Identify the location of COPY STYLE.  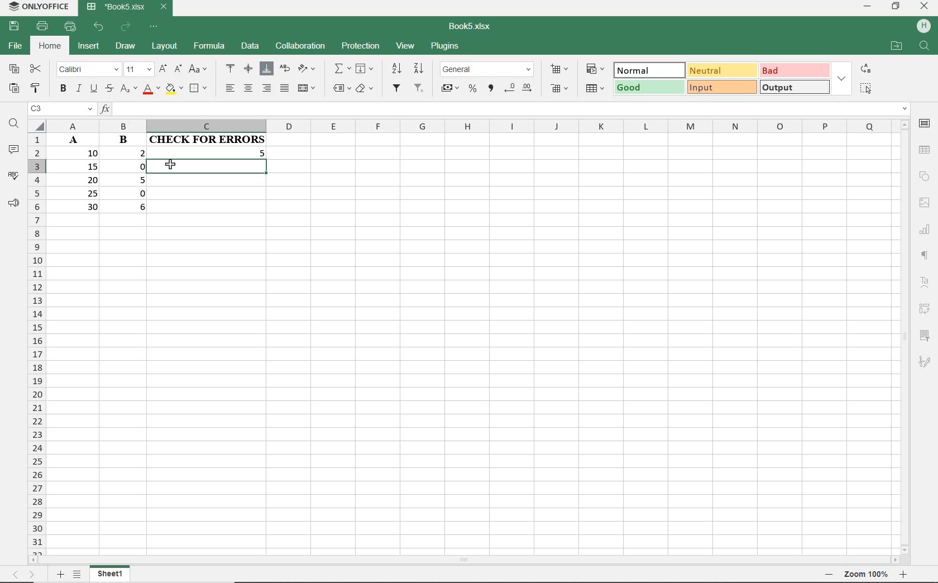
(36, 88).